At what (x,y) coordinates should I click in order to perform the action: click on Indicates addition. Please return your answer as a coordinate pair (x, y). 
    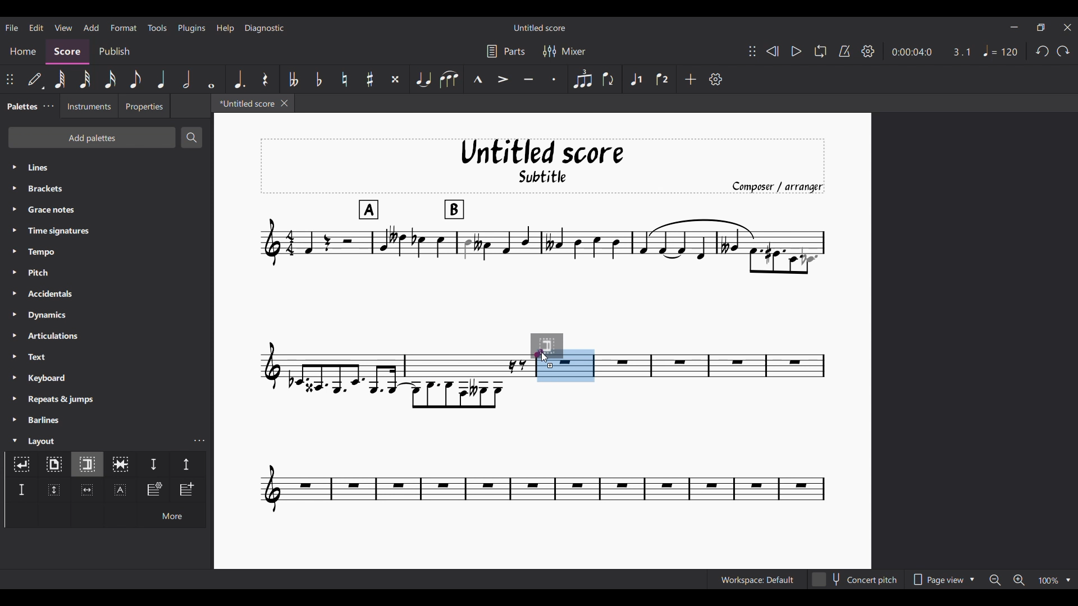
    Looking at the image, I should click on (550, 365).